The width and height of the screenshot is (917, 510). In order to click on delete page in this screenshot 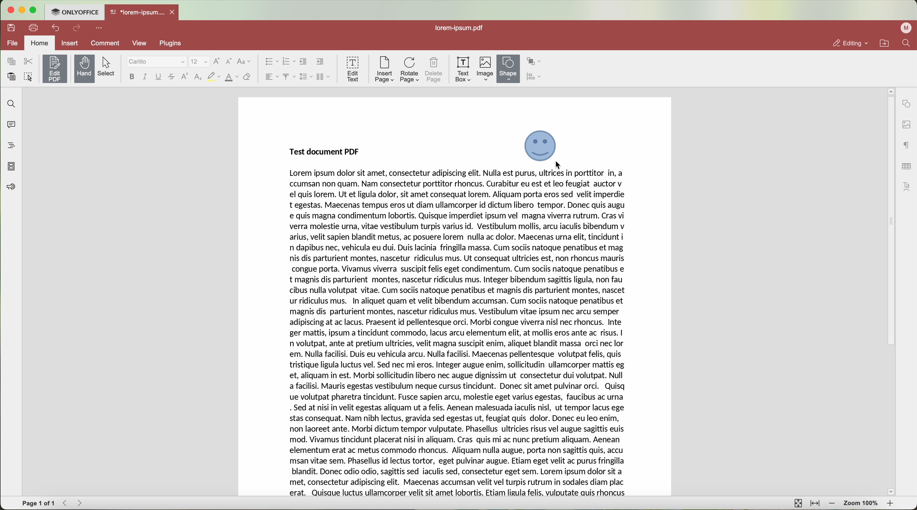, I will do `click(435, 70)`.